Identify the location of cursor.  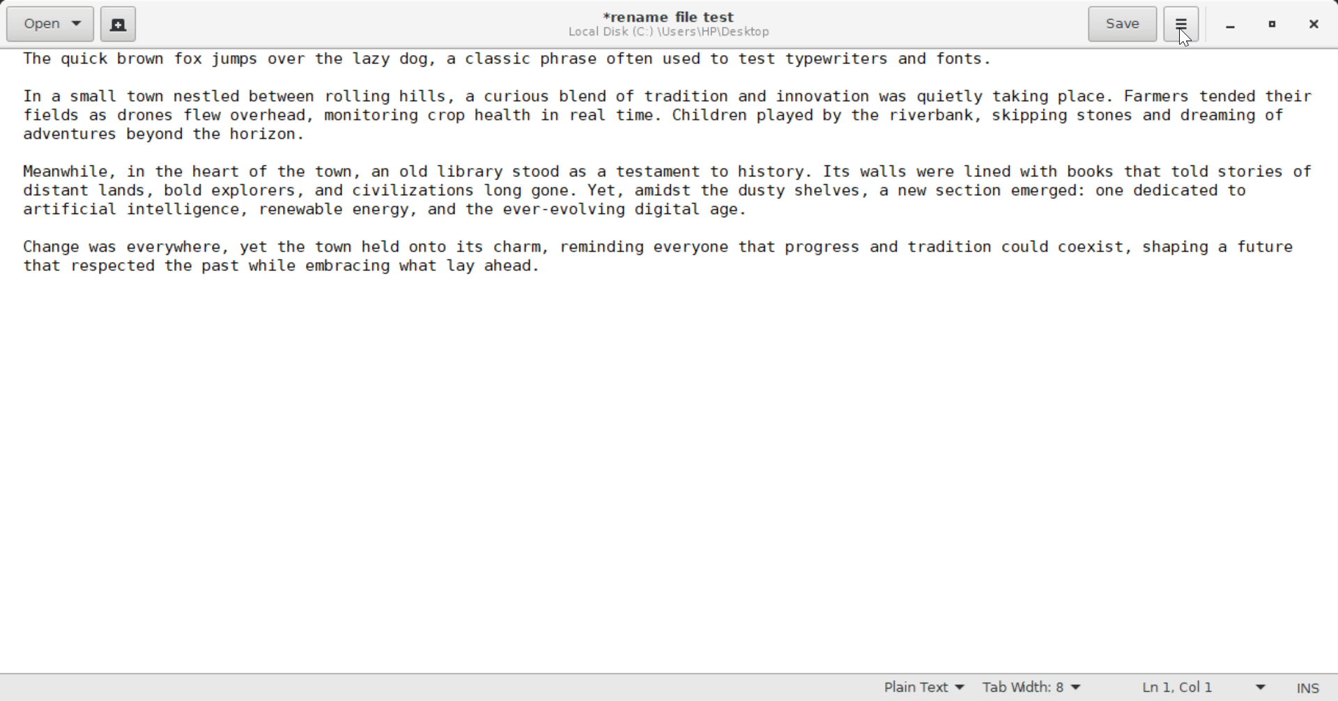
(1187, 38).